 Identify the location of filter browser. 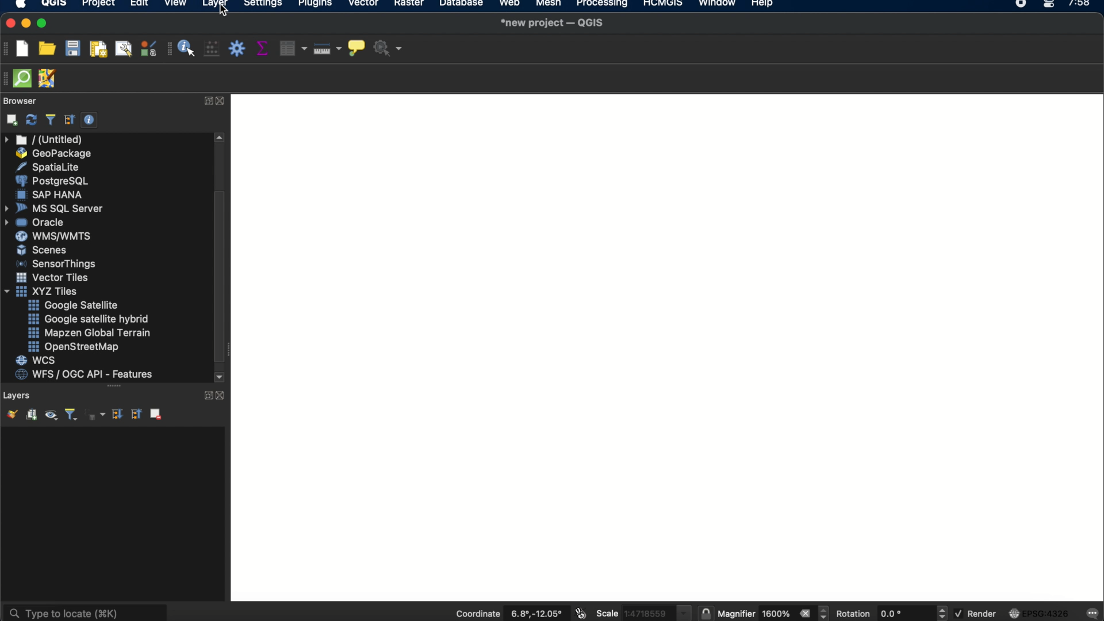
(50, 120).